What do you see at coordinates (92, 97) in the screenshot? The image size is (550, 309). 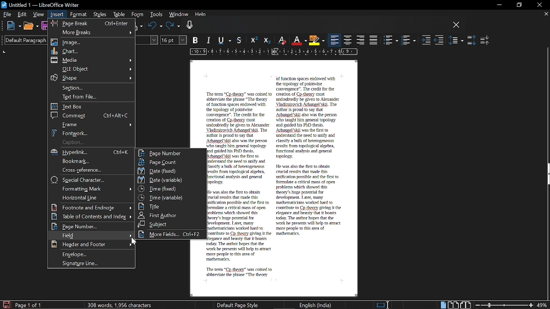 I see `text from file` at bounding box center [92, 97].